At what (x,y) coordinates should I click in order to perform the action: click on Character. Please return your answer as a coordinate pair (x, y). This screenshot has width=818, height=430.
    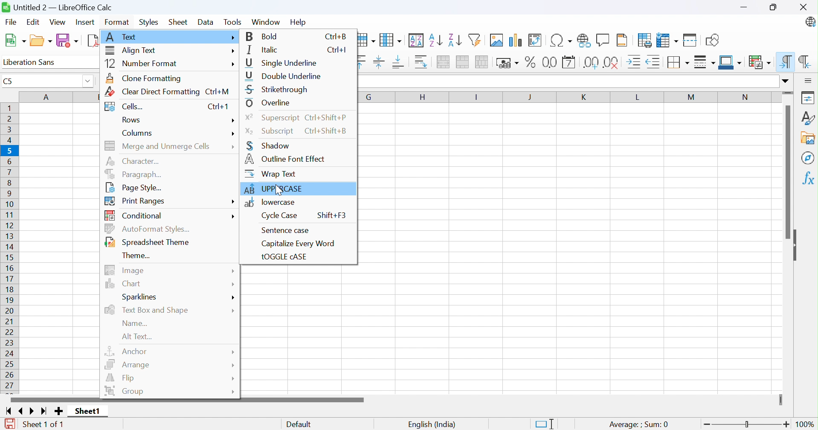
    Looking at the image, I should click on (133, 162).